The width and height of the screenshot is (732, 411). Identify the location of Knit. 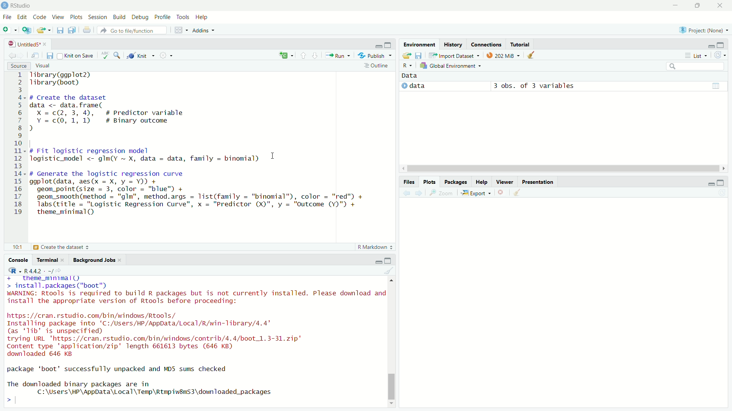
(141, 55).